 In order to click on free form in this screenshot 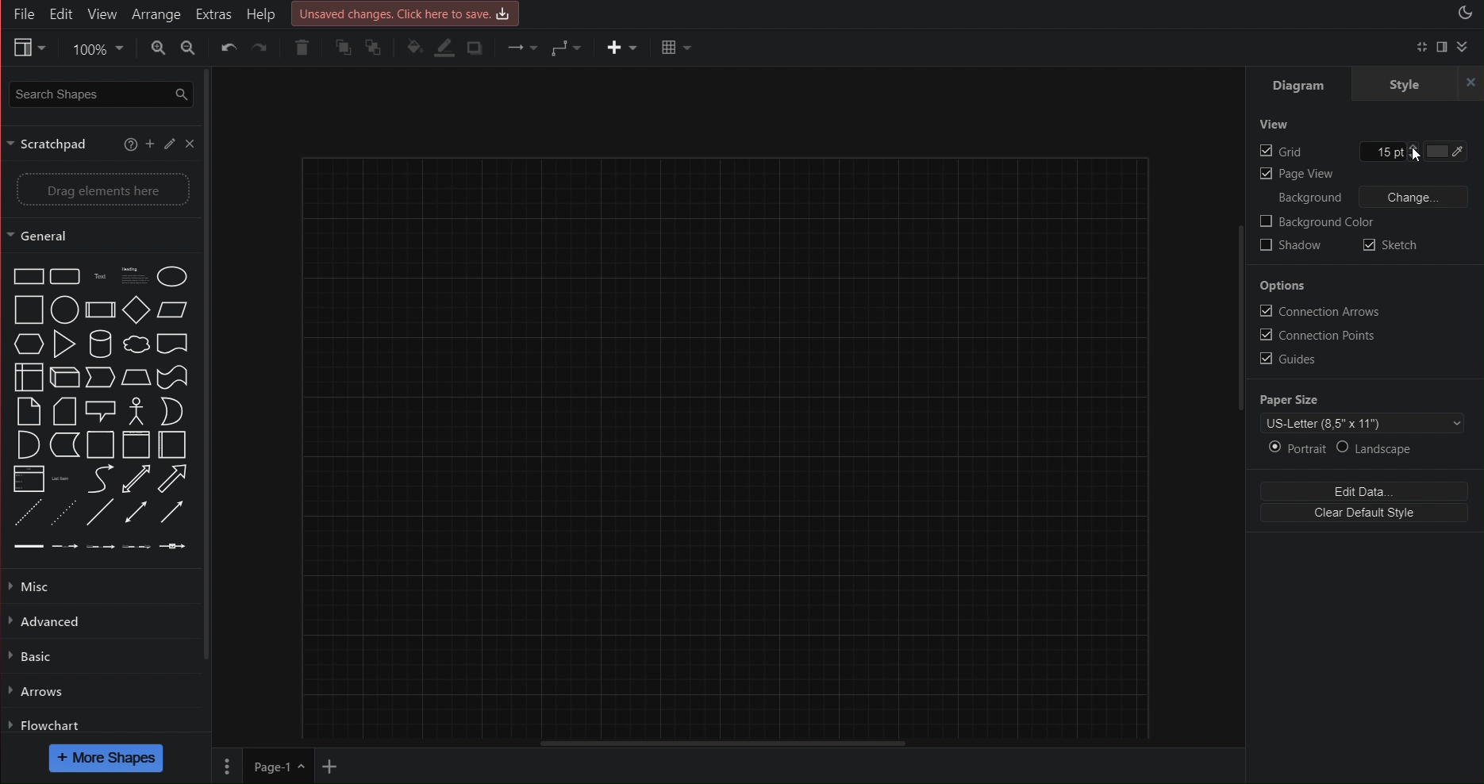, I will do `click(92, 477)`.